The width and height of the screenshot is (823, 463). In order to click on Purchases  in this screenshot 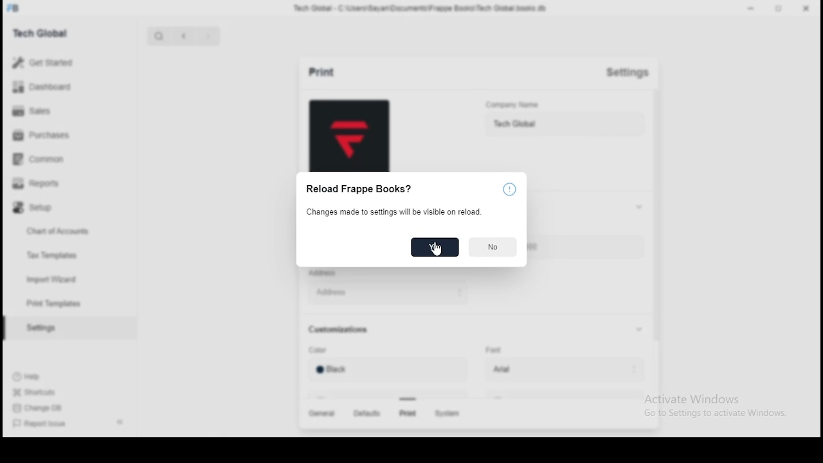, I will do `click(51, 138)`.